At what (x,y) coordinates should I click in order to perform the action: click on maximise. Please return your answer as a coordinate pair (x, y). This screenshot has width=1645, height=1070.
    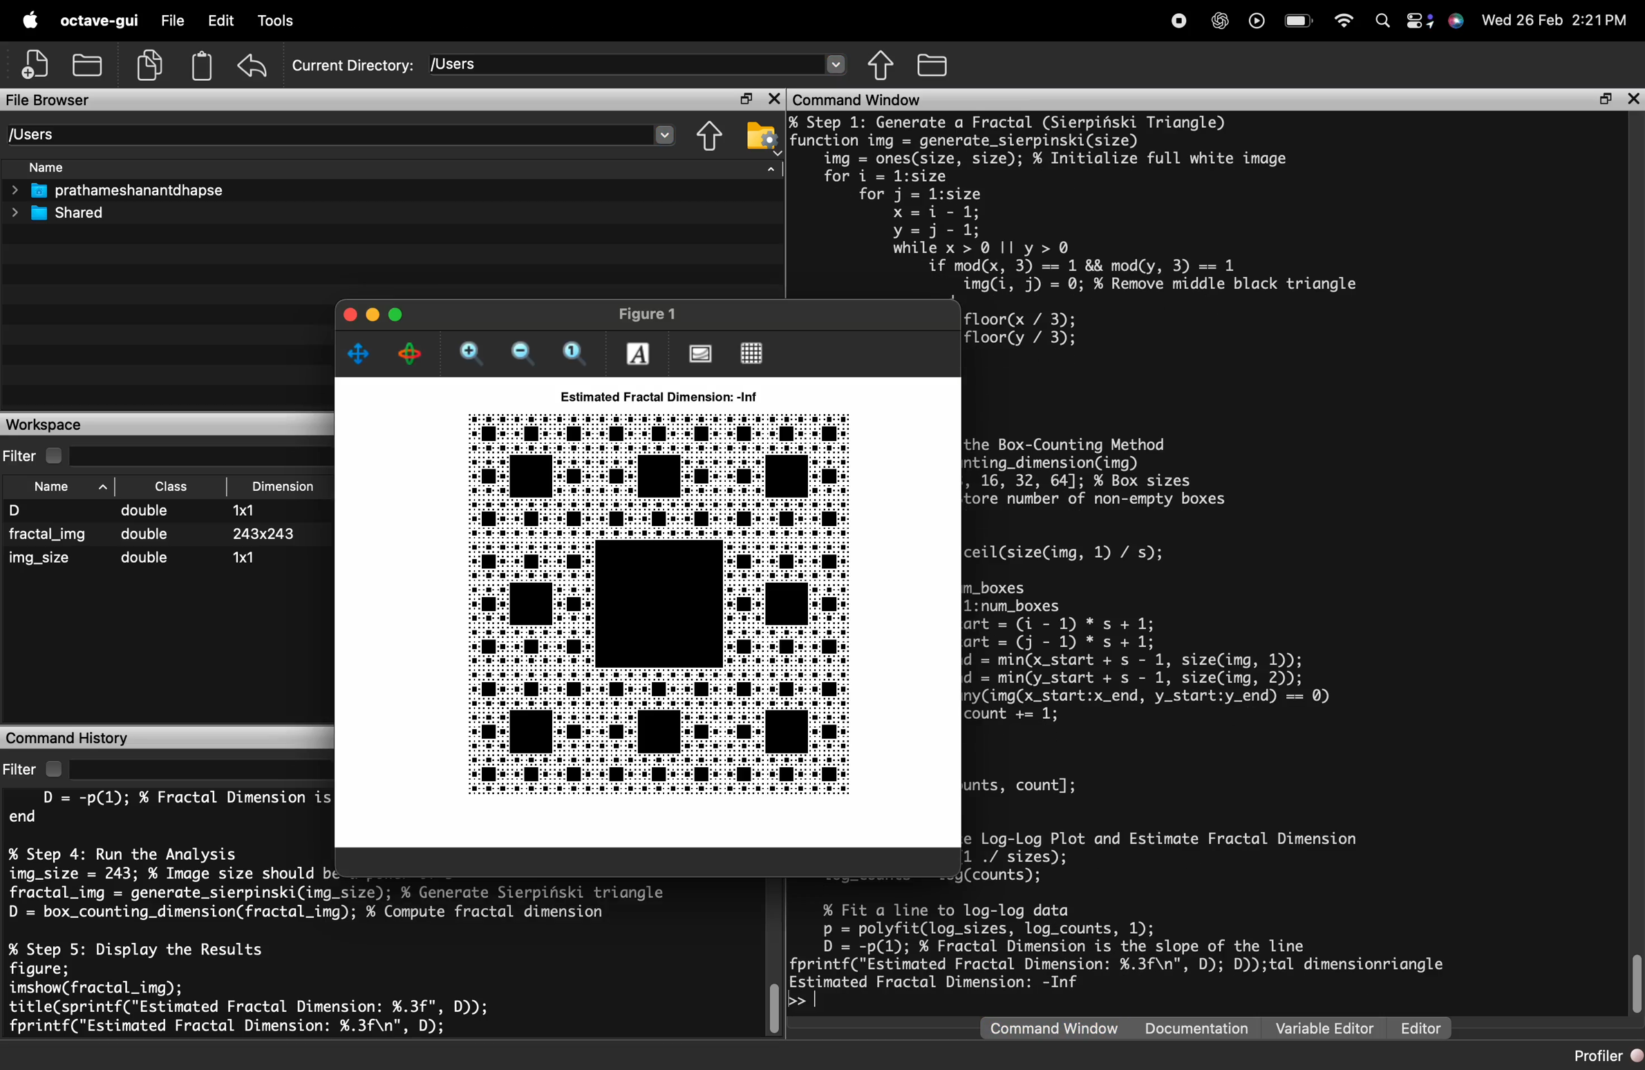
    Looking at the image, I should click on (1602, 95).